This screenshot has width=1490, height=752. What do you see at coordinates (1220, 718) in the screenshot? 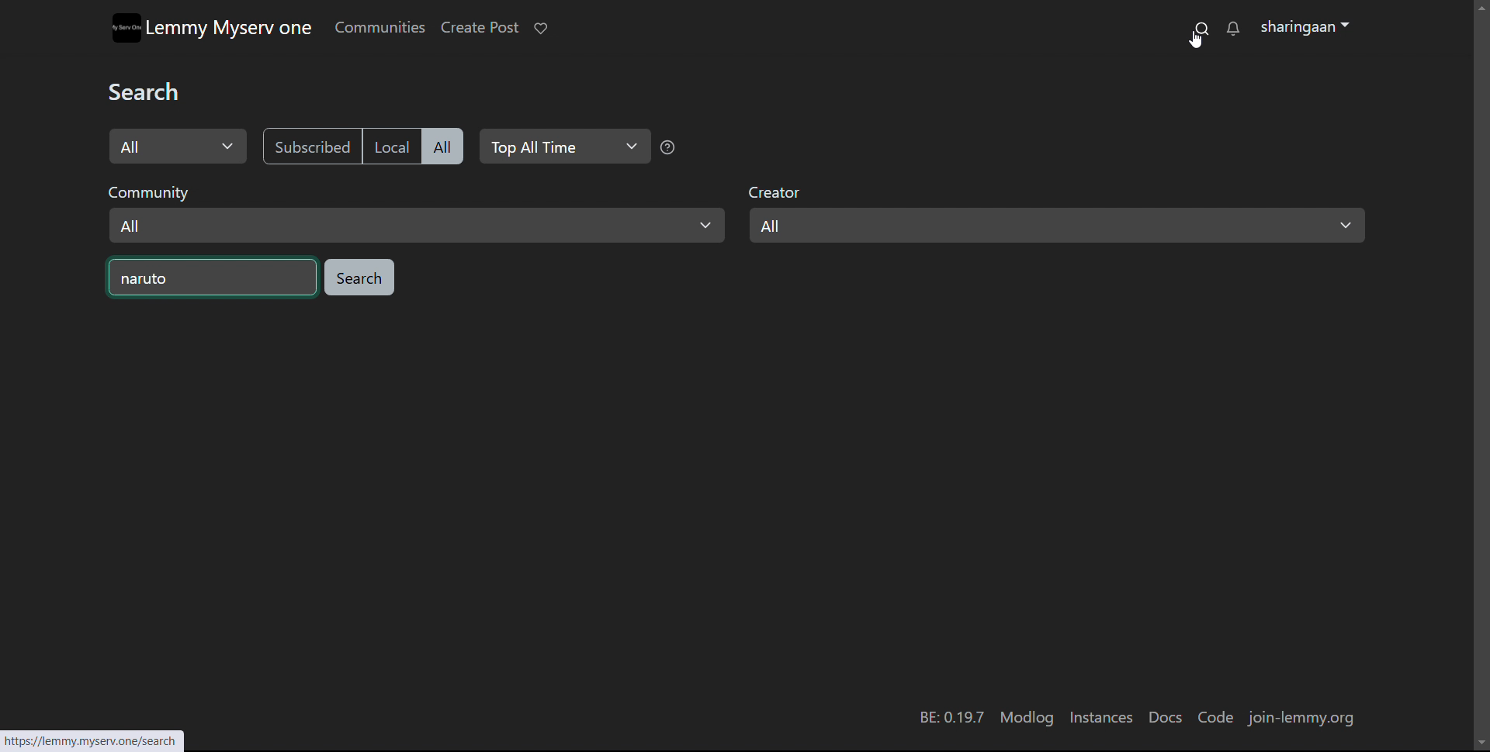
I see `code` at bounding box center [1220, 718].